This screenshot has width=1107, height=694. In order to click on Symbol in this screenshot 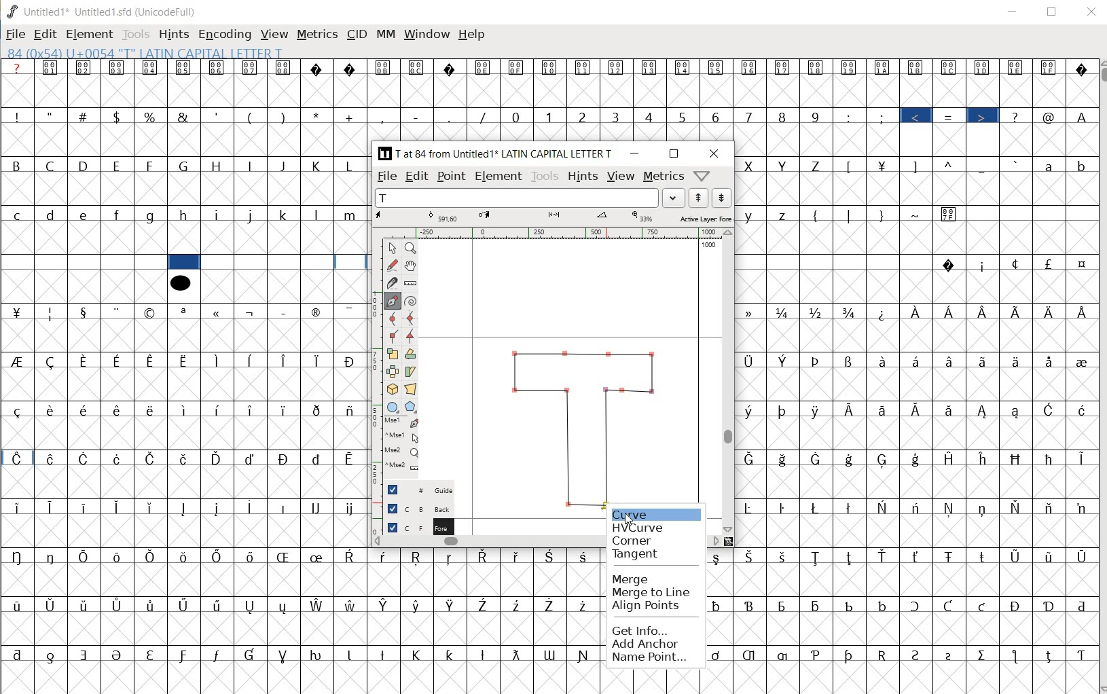, I will do `click(1018, 606)`.